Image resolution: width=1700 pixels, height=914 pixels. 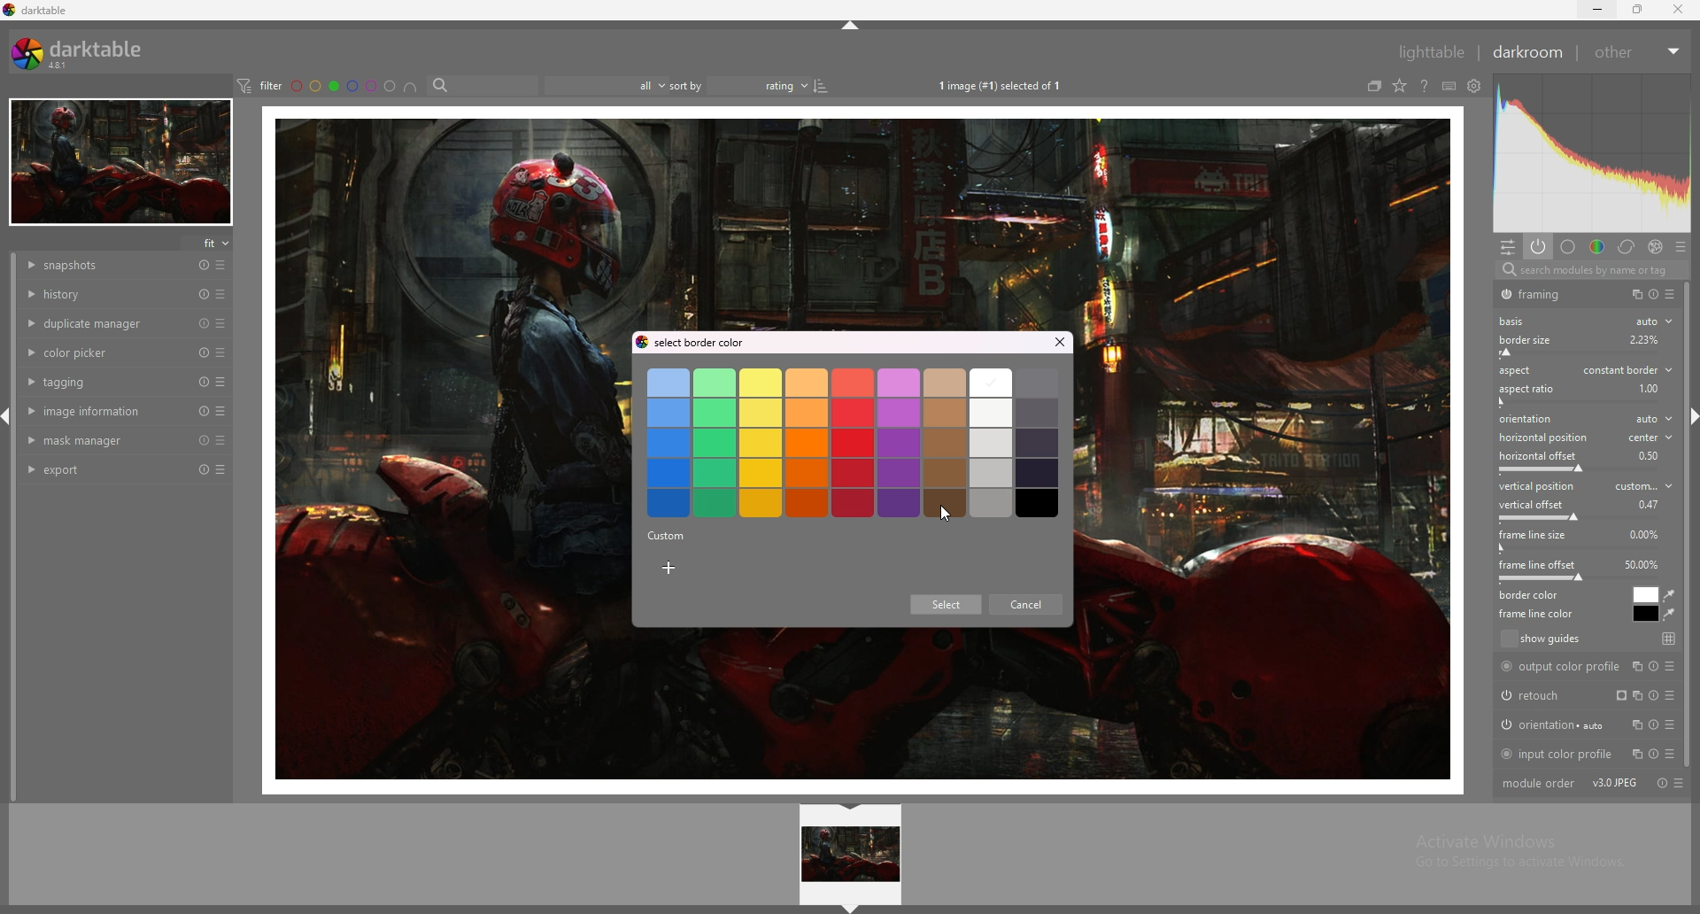 What do you see at coordinates (105, 322) in the screenshot?
I see `duplicate manager` at bounding box center [105, 322].